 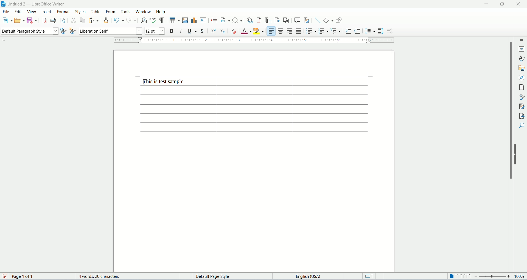 What do you see at coordinates (132, 20) in the screenshot?
I see `redo` at bounding box center [132, 20].